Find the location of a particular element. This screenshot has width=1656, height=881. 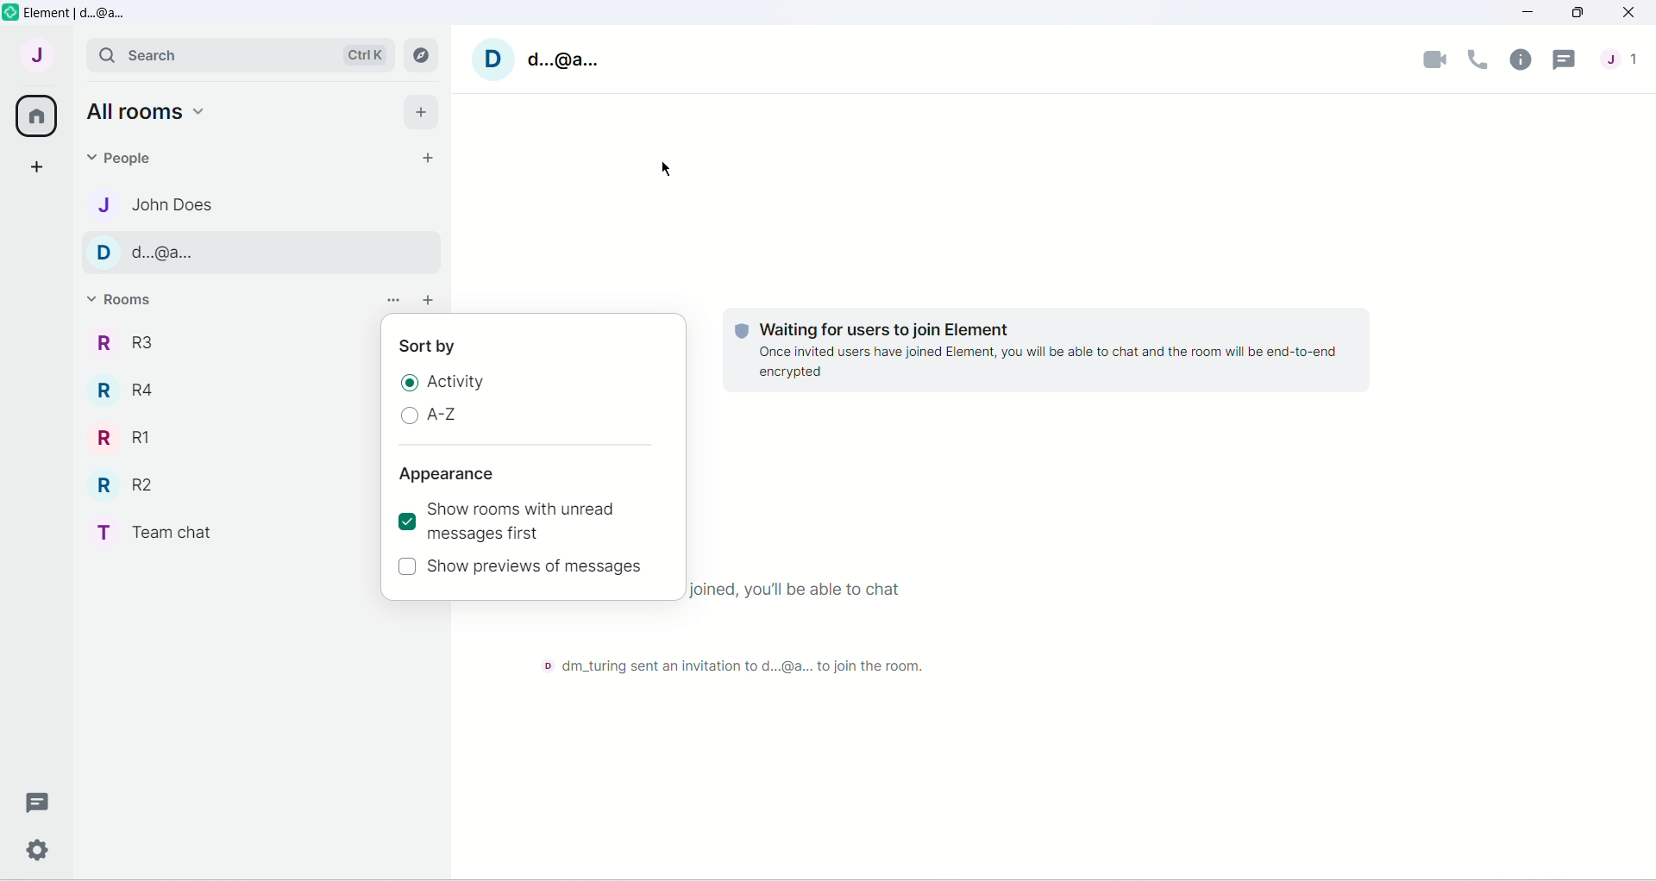

Start chat is located at coordinates (423, 158).